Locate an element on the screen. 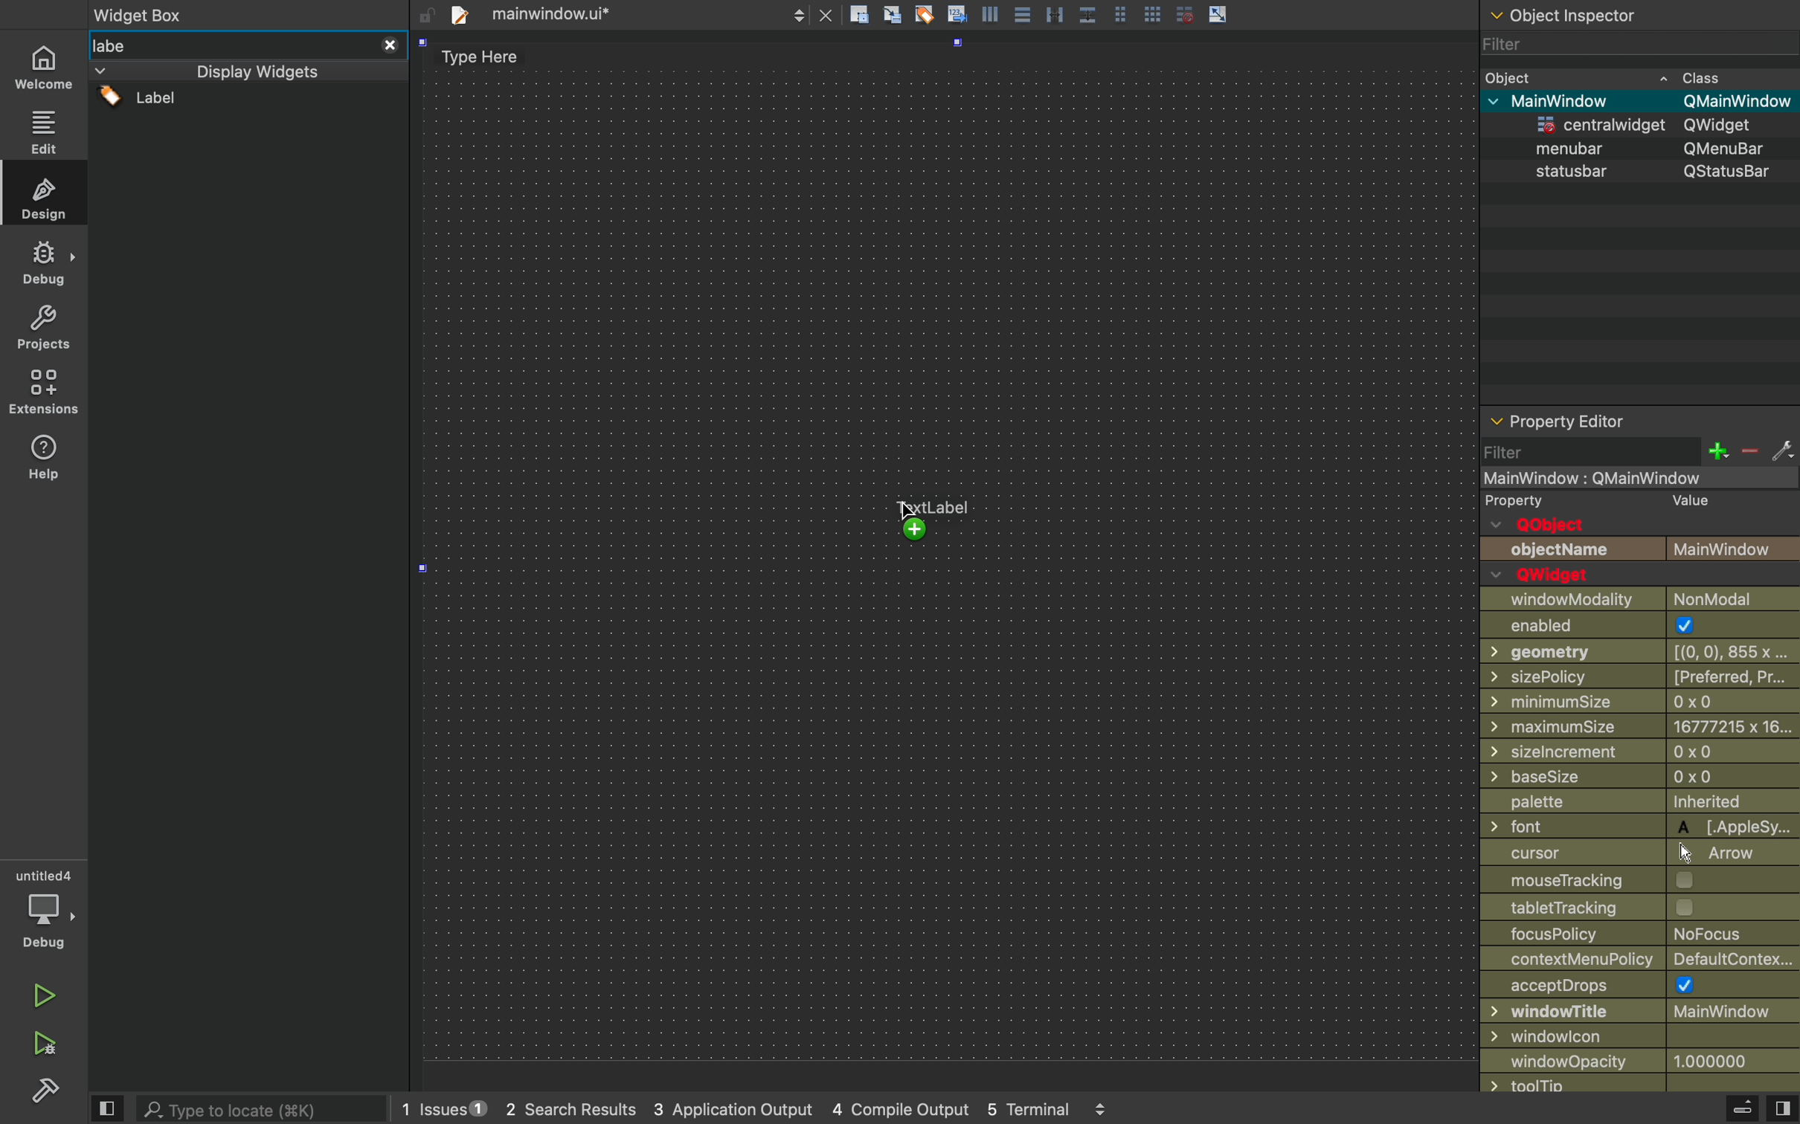 This screenshot has height=1124, width=1800.  is located at coordinates (1640, 828).